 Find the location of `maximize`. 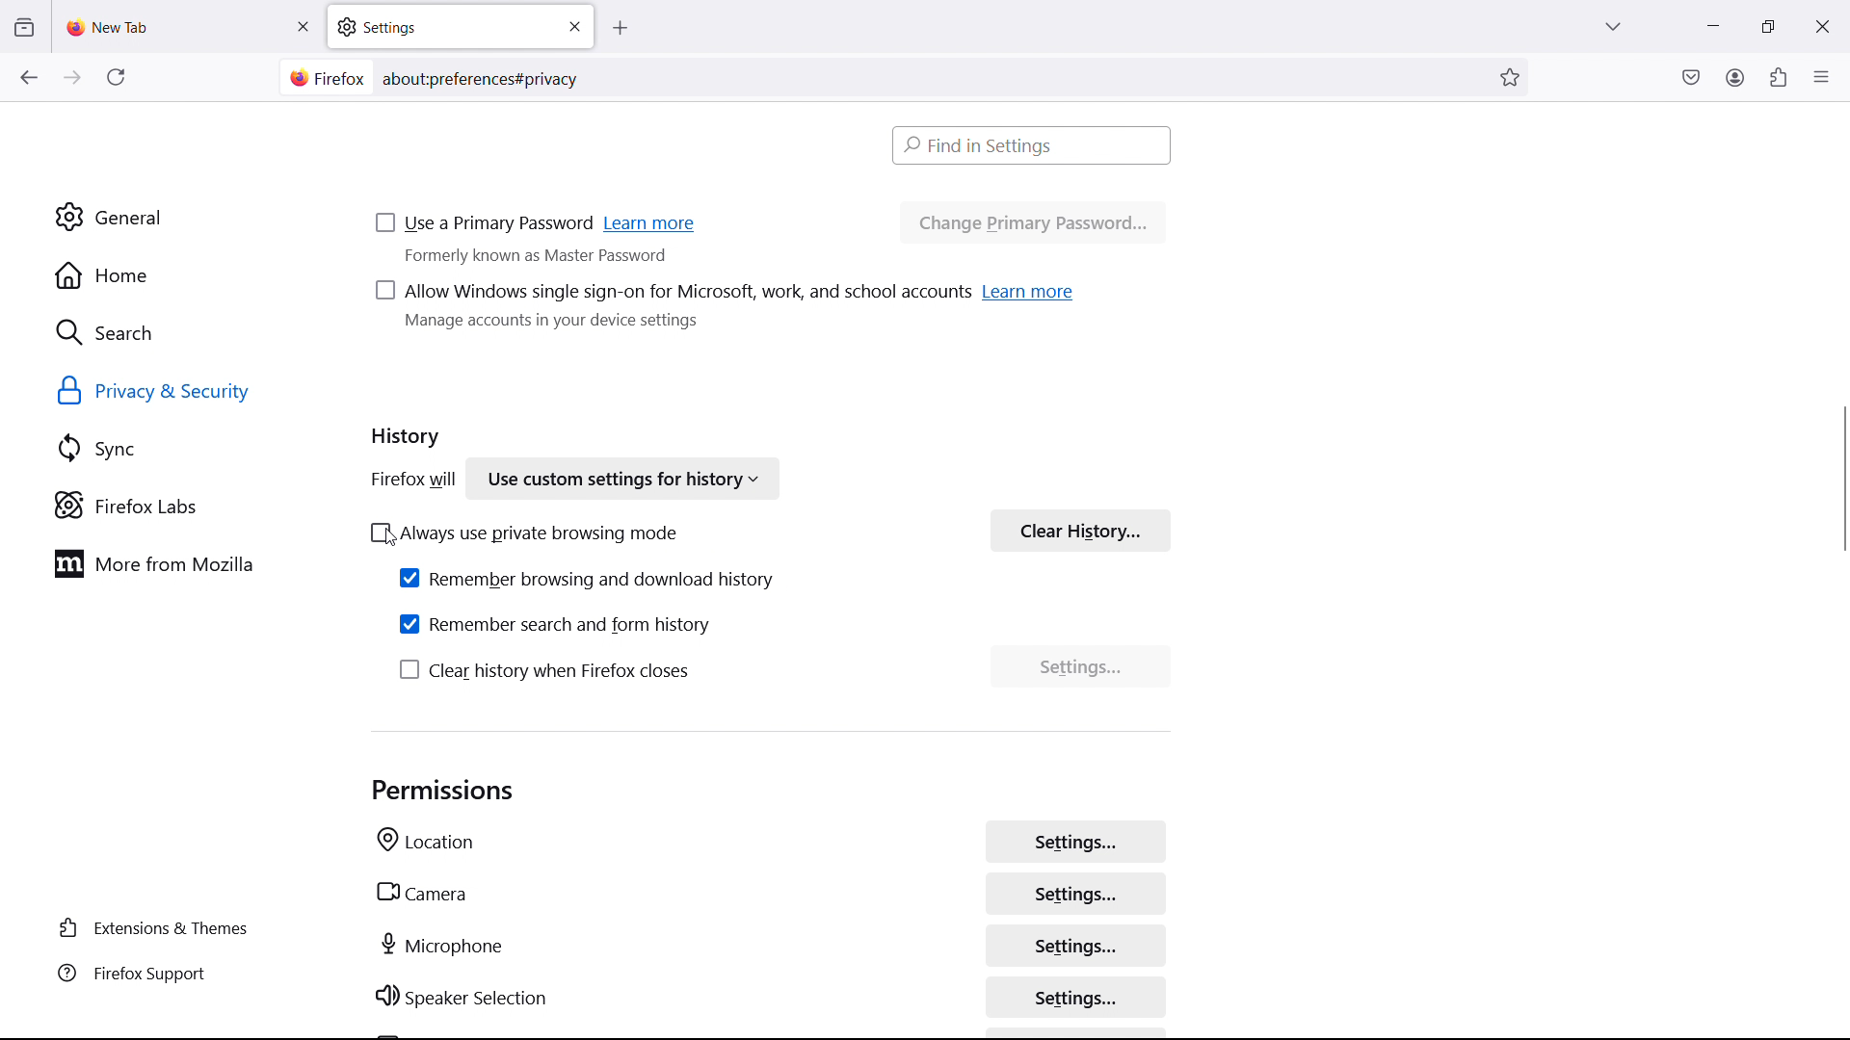

maximize is located at coordinates (1763, 27).